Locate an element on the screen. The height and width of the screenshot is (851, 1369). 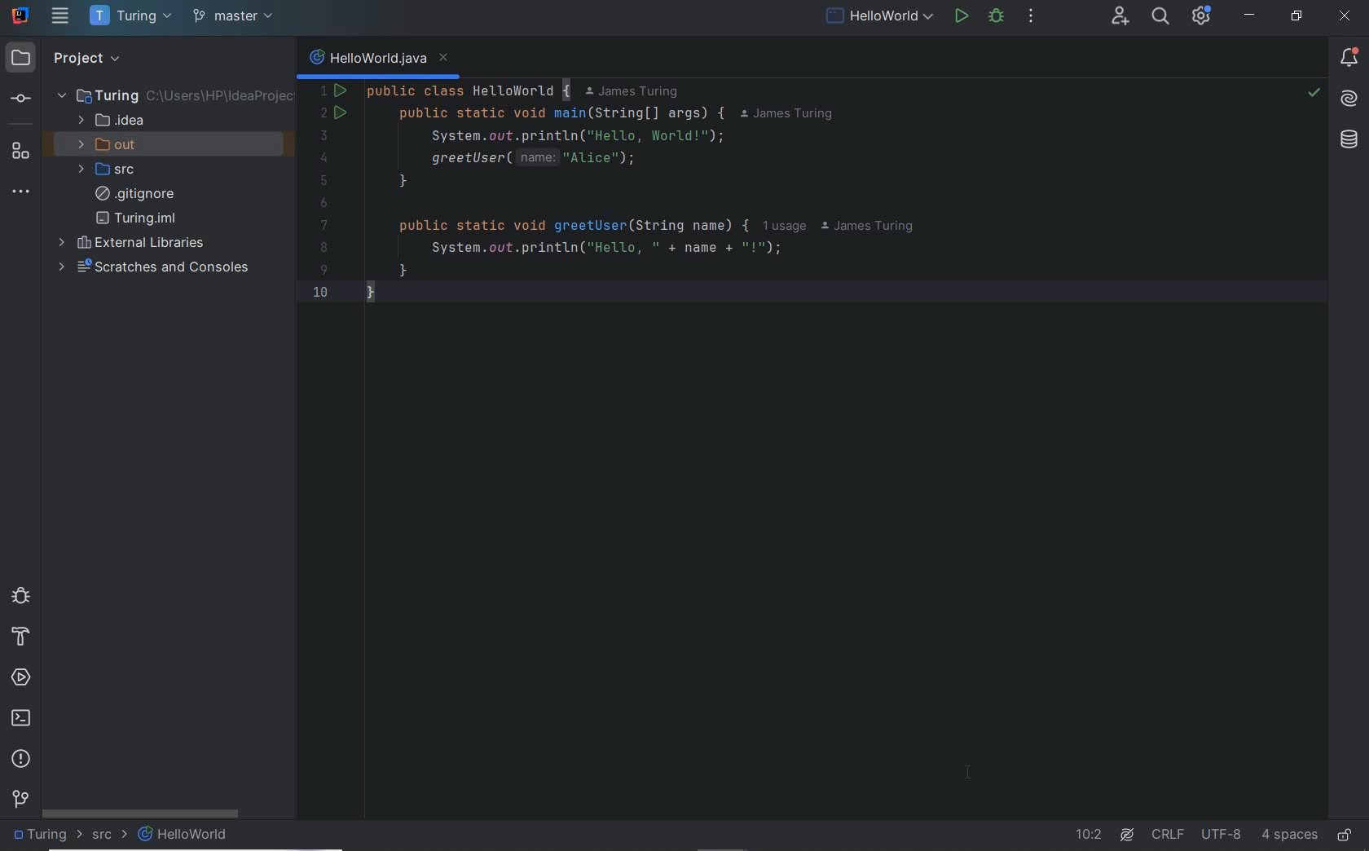
LINE SEPARATOR is located at coordinates (1169, 831).